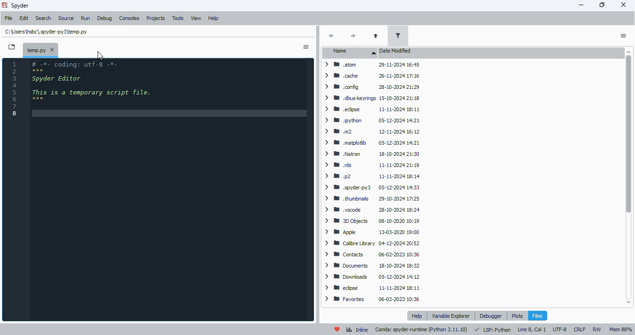 The image size is (635, 335). Describe the element at coordinates (197, 19) in the screenshot. I see `view` at that location.